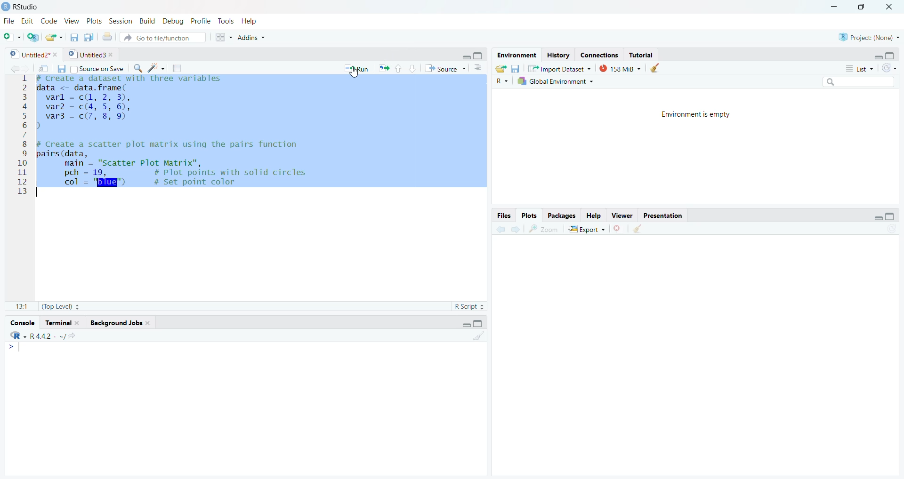  What do you see at coordinates (862, 80) in the screenshot?
I see `Search` at bounding box center [862, 80].